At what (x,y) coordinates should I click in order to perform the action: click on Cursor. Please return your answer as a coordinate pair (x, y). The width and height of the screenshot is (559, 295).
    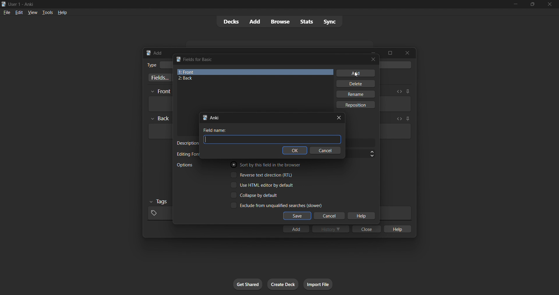
    Looking at the image, I should click on (355, 75).